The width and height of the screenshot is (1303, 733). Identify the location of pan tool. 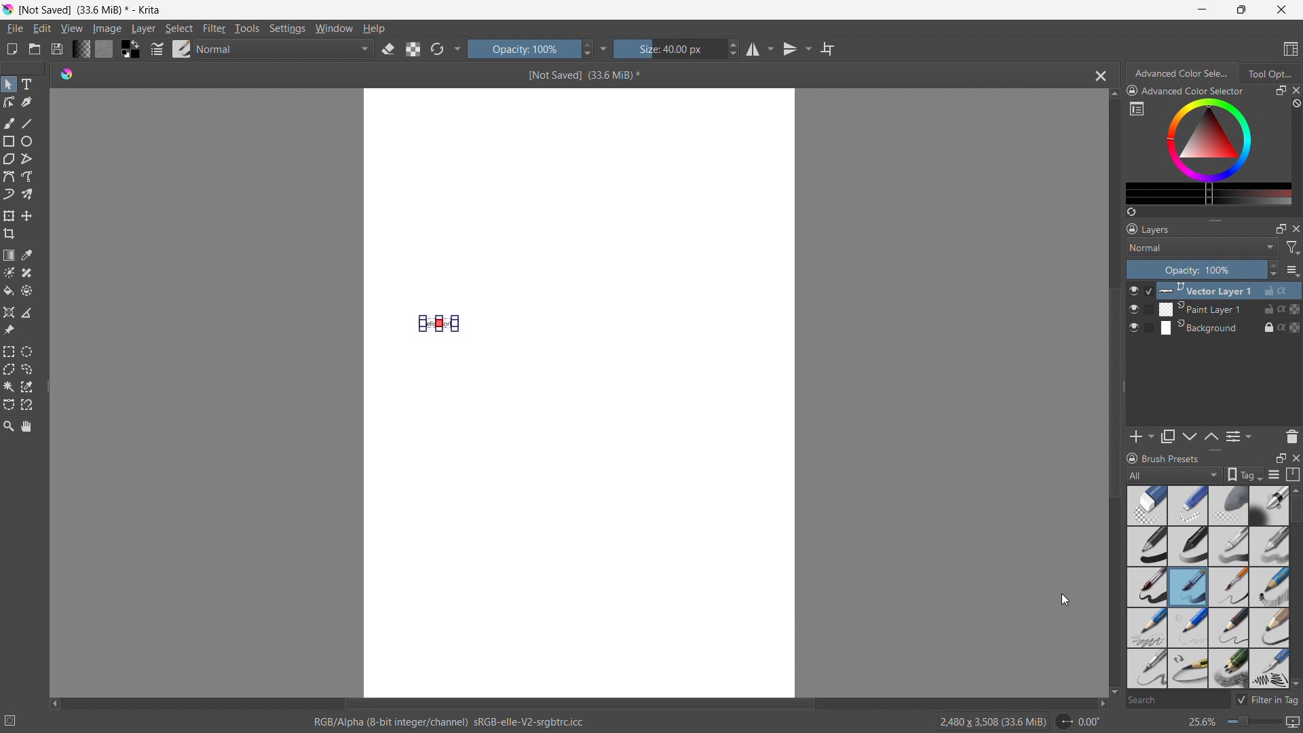
(27, 426).